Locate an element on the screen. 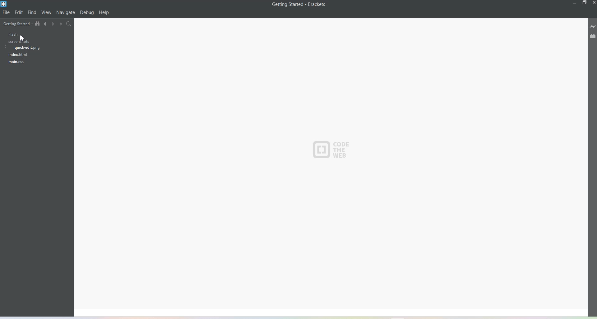  Navigate Backwards is located at coordinates (46, 25).